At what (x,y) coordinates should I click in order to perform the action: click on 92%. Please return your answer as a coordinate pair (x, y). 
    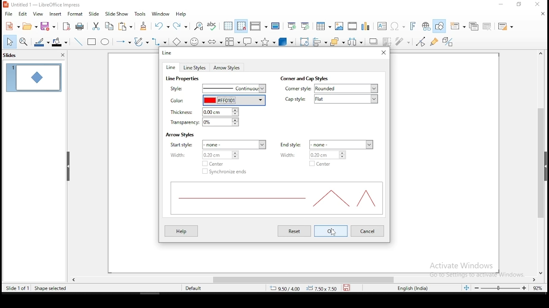
    Looking at the image, I should click on (540, 288).